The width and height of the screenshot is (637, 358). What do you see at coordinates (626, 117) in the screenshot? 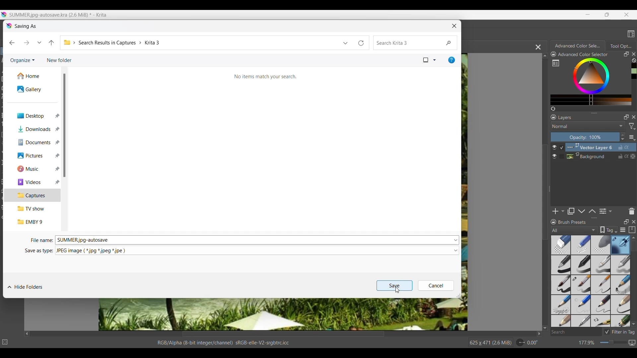
I see `Float Layers panel` at bounding box center [626, 117].